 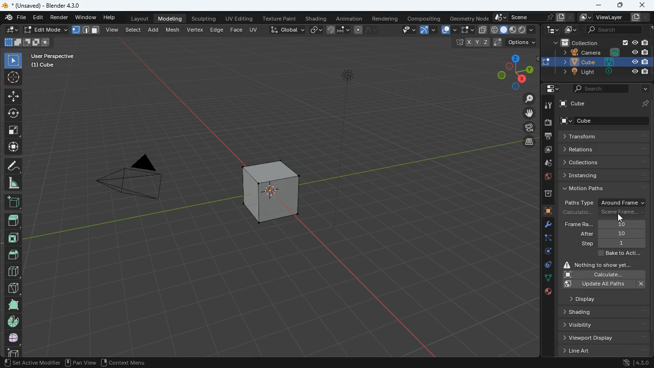 I want to click on view, so click(x=405, y=30).